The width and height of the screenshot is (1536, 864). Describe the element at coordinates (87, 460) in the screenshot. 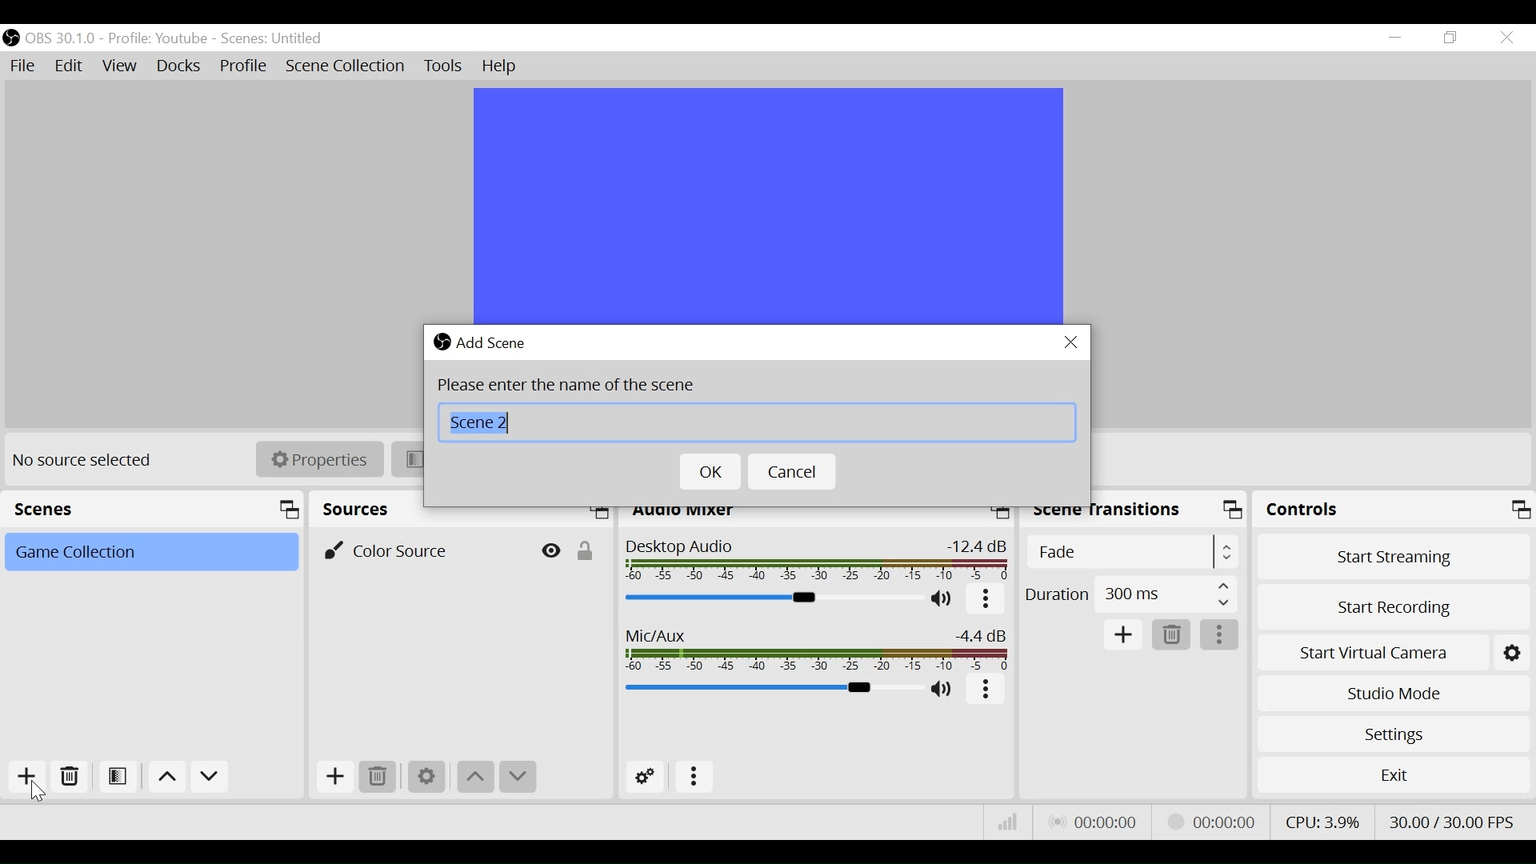

I see `No source selected` at that location.